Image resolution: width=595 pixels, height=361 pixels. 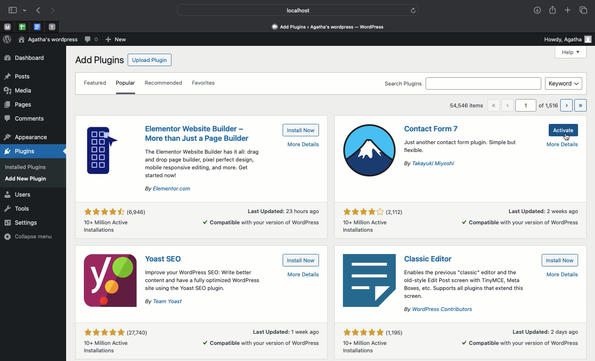 I want to click on Share, so click(x=553, y=11).